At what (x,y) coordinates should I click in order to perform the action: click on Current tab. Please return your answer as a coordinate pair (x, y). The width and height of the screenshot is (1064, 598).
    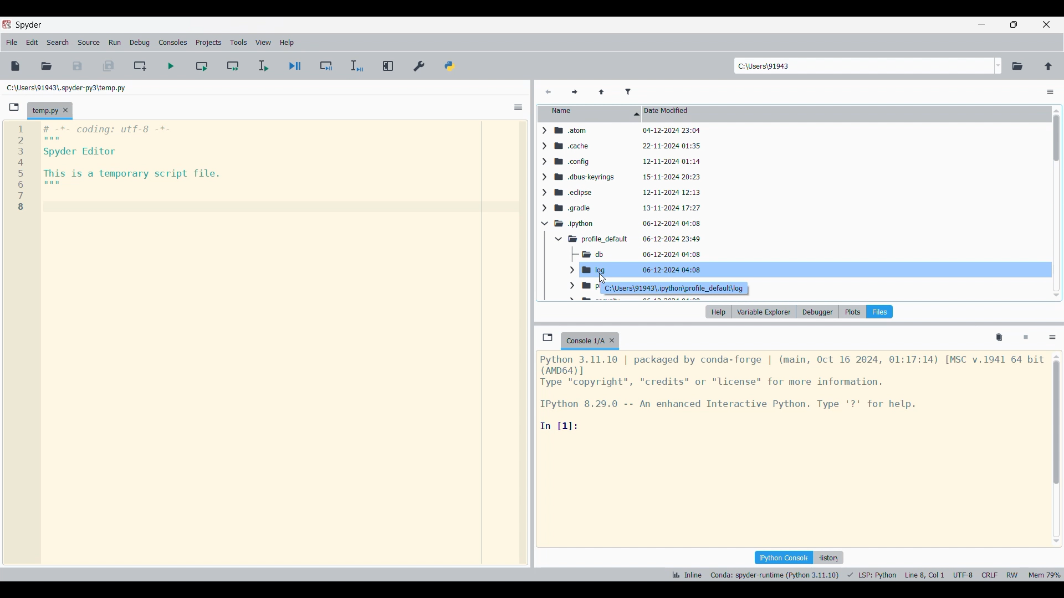
    Looking at the image, I should click on (44, 111).